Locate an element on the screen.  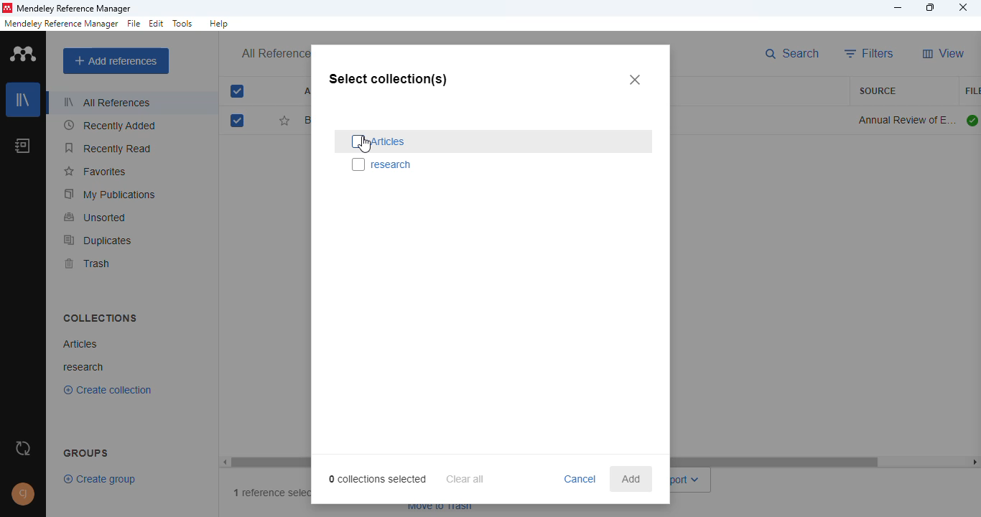
library is located at coordinates (22, 100).